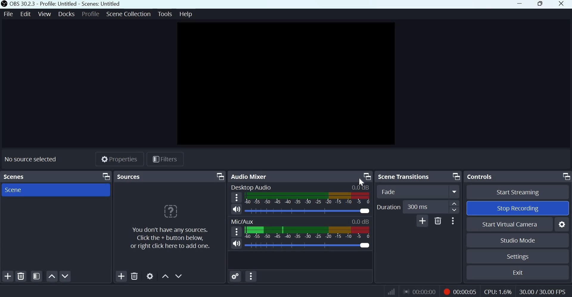 This screenshot has height=297, width=572. I want to click on Minimize, so click(520, 4).